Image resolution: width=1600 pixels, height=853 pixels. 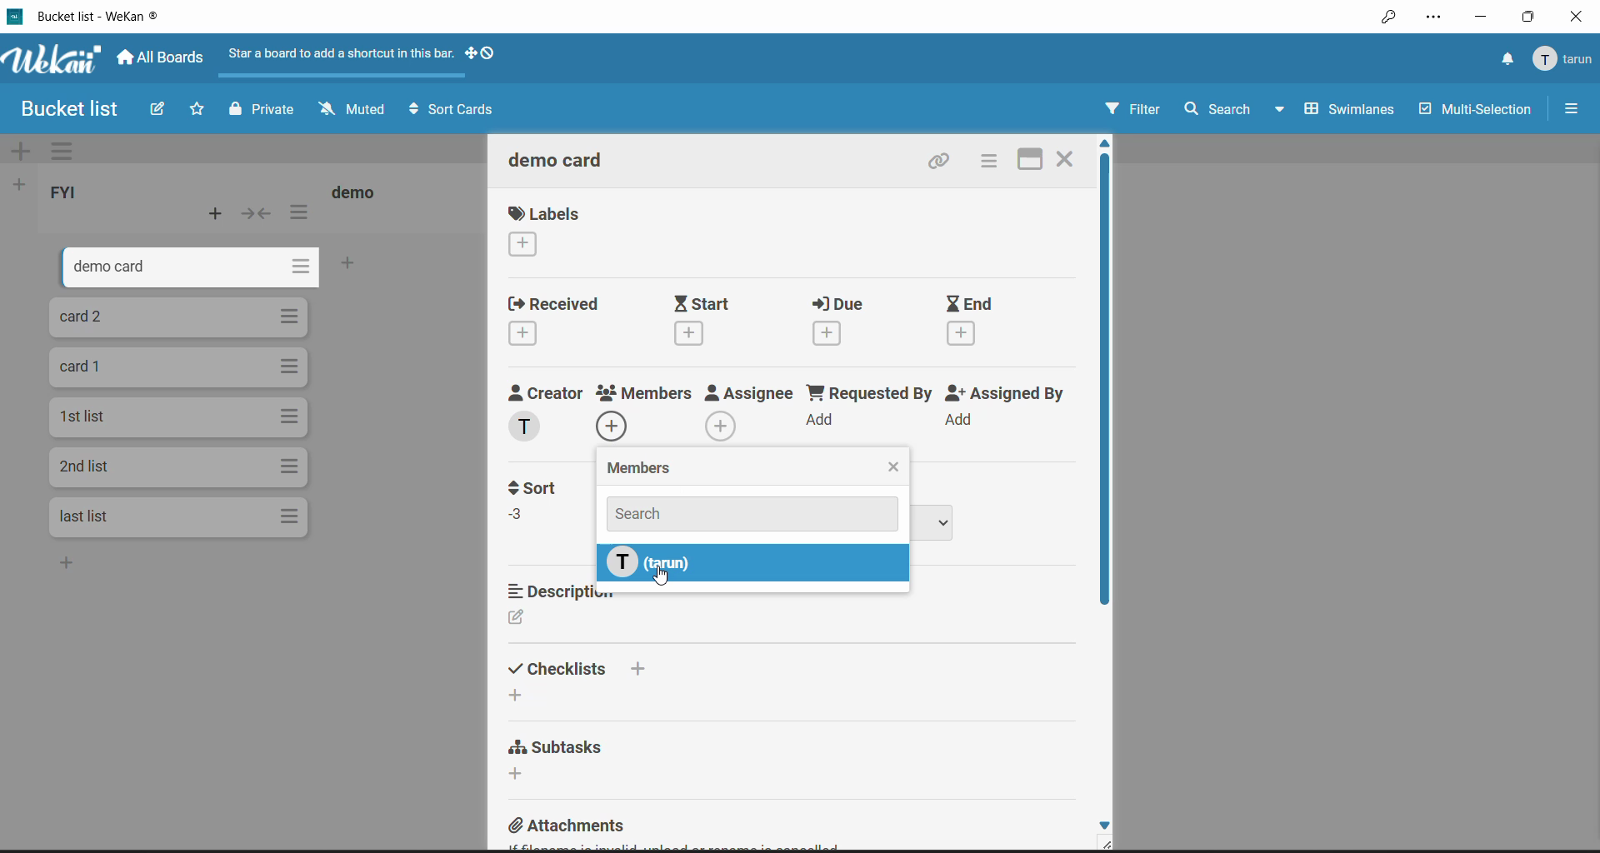 I want to click on add swimlane, so click(x=23, y=149).